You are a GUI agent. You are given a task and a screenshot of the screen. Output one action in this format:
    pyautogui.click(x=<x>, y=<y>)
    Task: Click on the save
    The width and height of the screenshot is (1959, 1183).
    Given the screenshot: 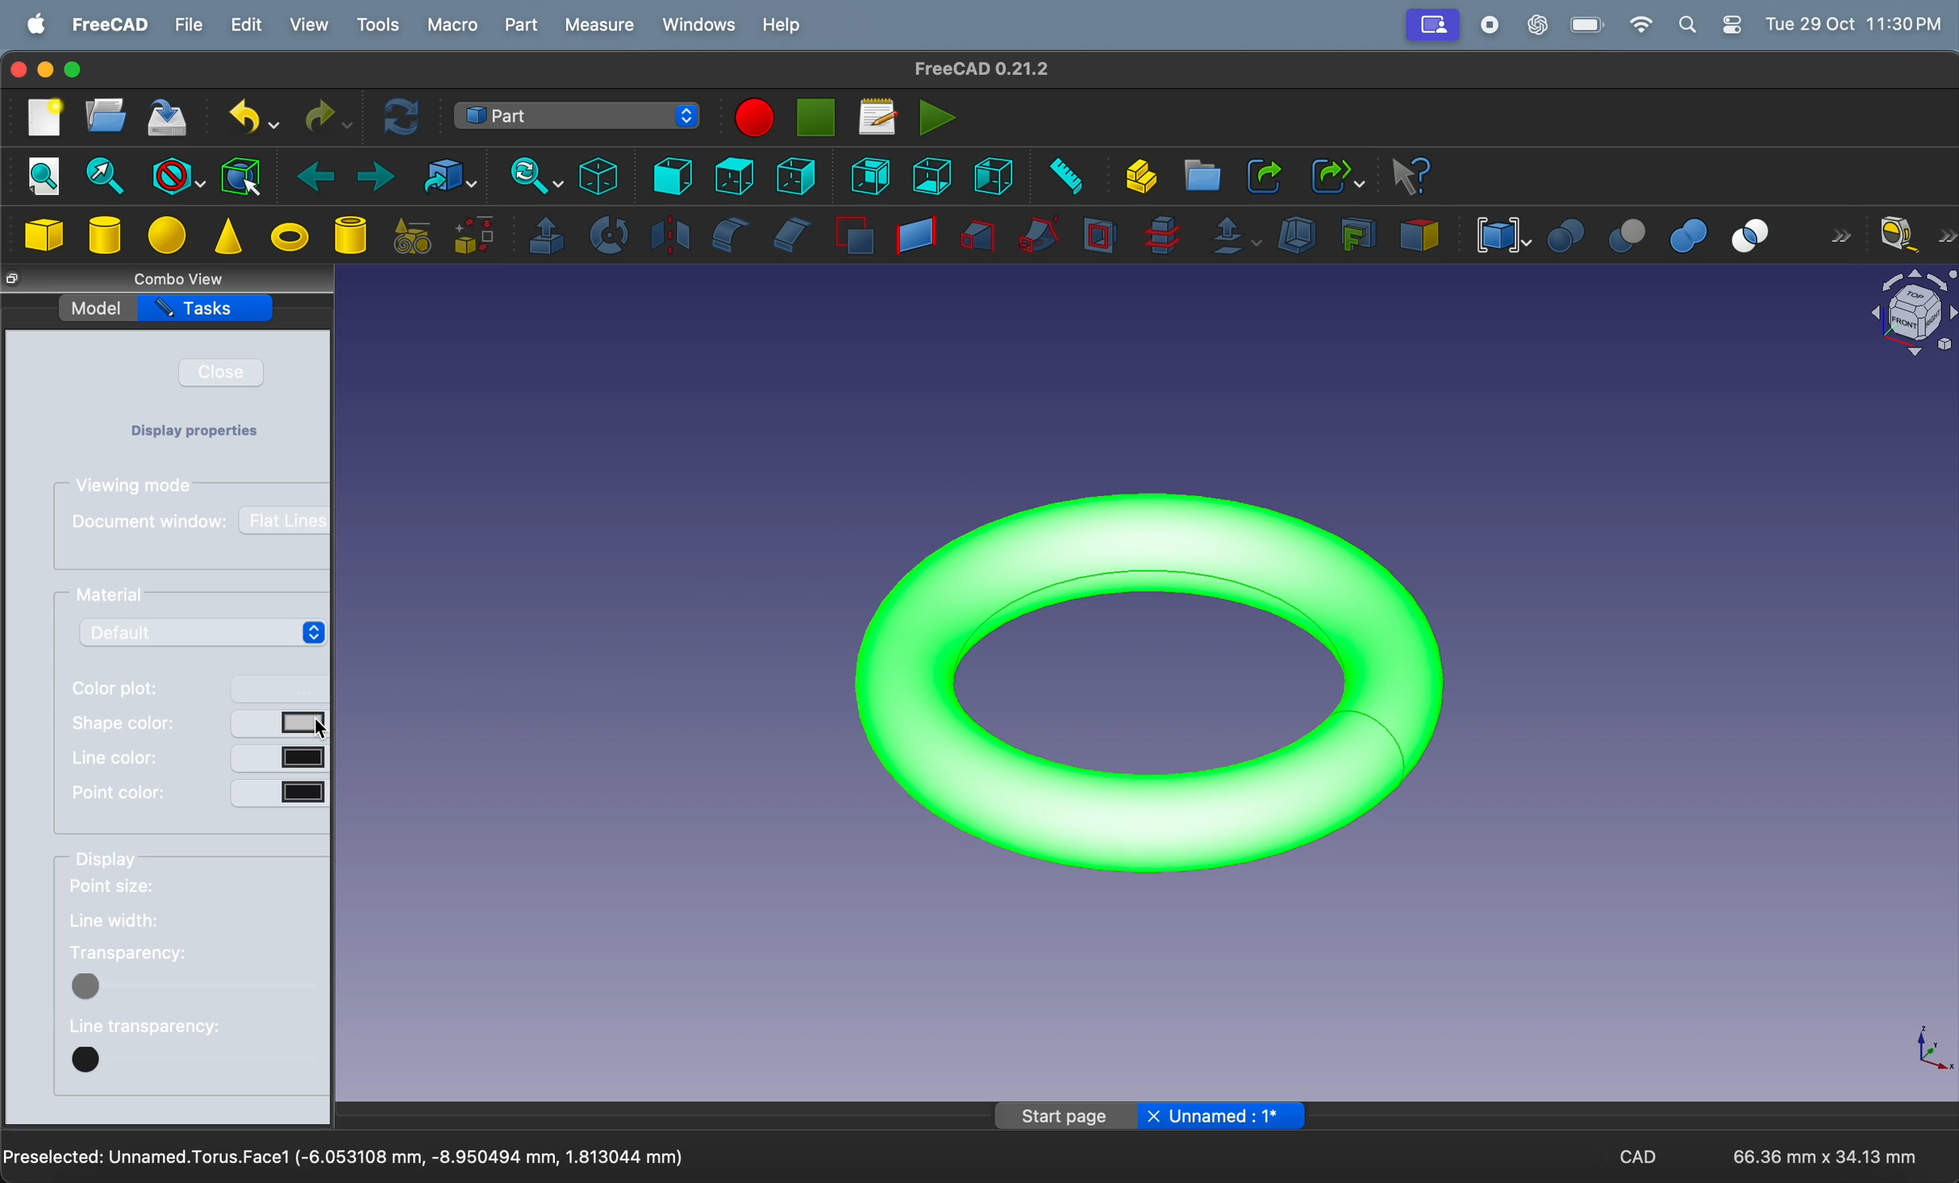 What is the action you would take?
    pyautogui.click(x=173, y=120)
    